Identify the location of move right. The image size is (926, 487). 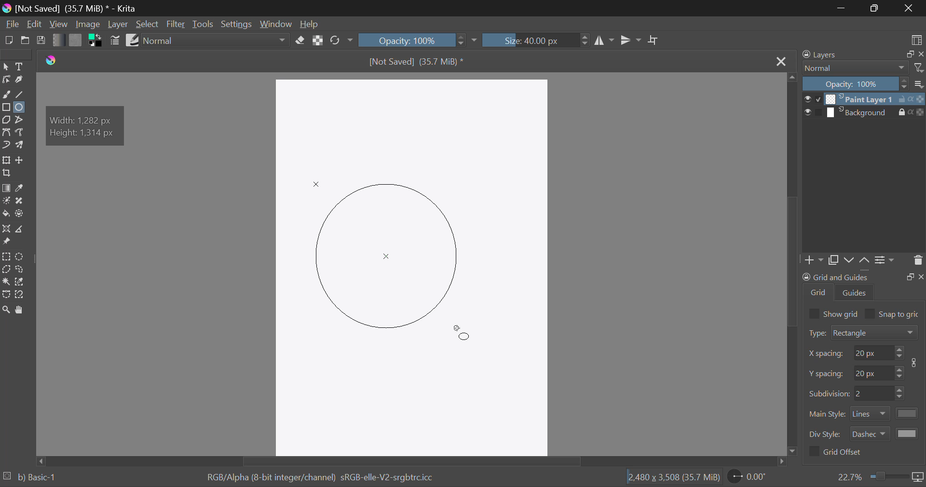
(778, 461).